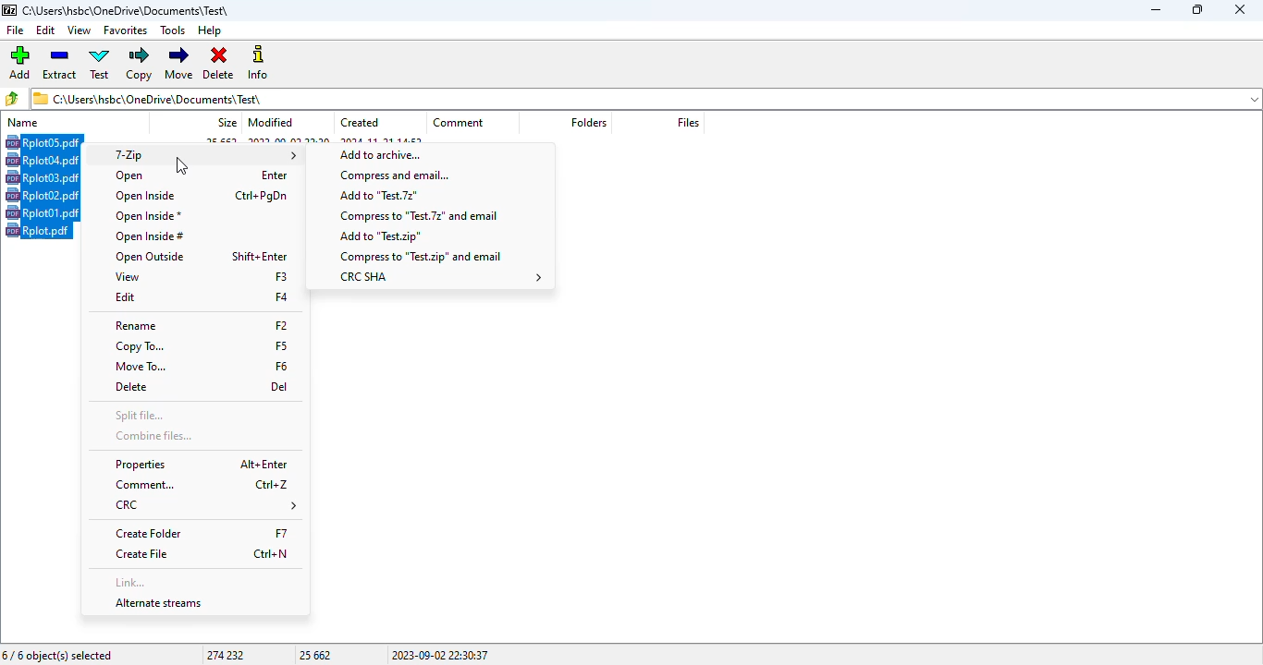 The image size is (1263, 665). I want to click on add, so click(20, 62).